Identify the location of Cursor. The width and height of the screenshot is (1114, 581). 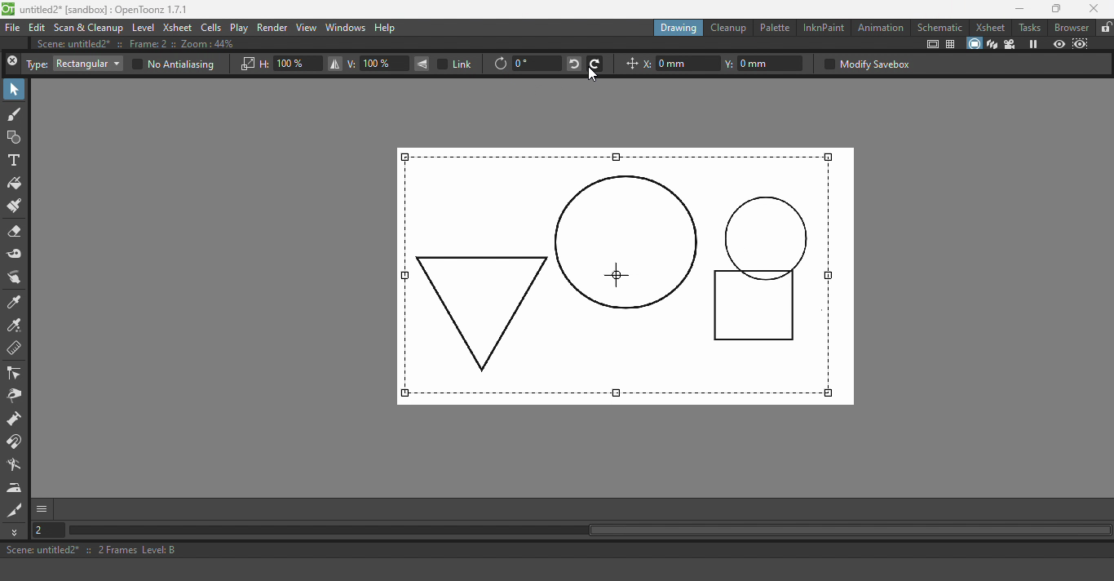
(591, 77).